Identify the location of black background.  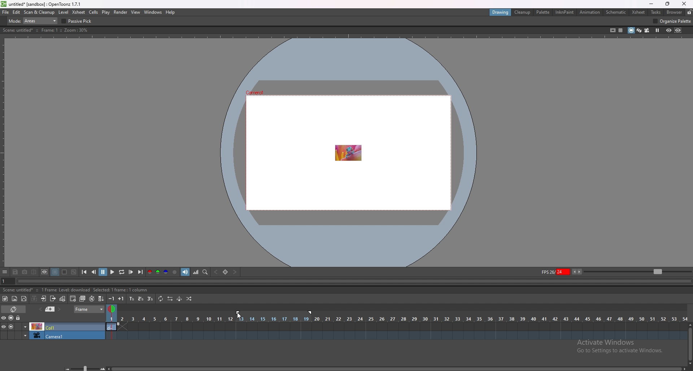
(55, 272).